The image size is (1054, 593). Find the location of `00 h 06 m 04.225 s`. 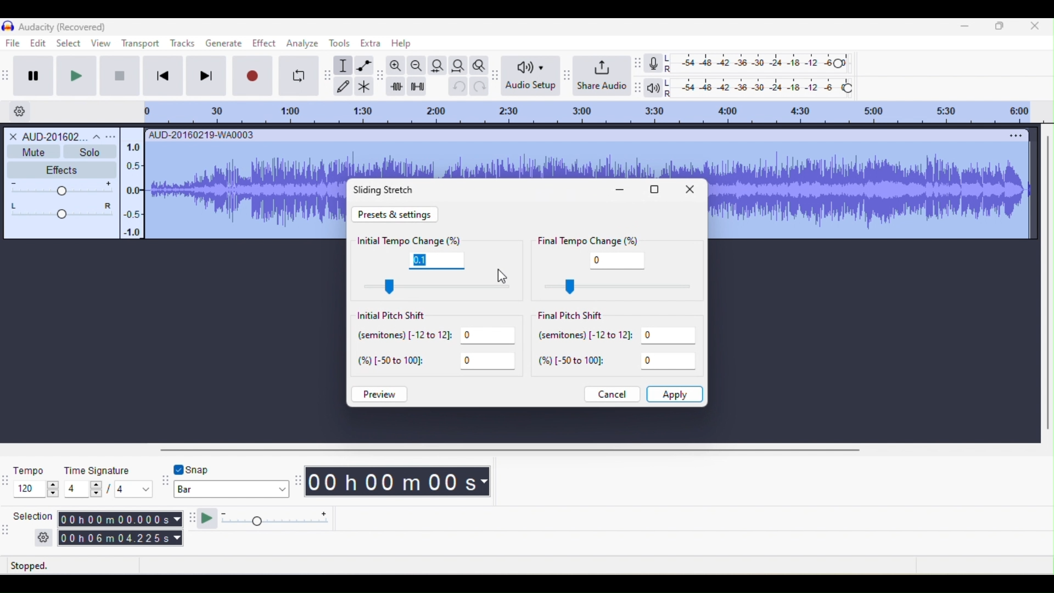

00 h 06 m 04.225 s is located at coordinates (120, 540).